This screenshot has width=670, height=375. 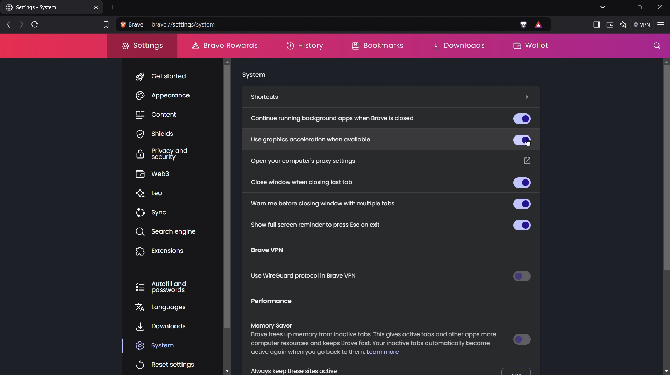 What do you see at coordinates (36, 24) in the screenshot?
I see `Refresh` at bounding box center [36, 24].